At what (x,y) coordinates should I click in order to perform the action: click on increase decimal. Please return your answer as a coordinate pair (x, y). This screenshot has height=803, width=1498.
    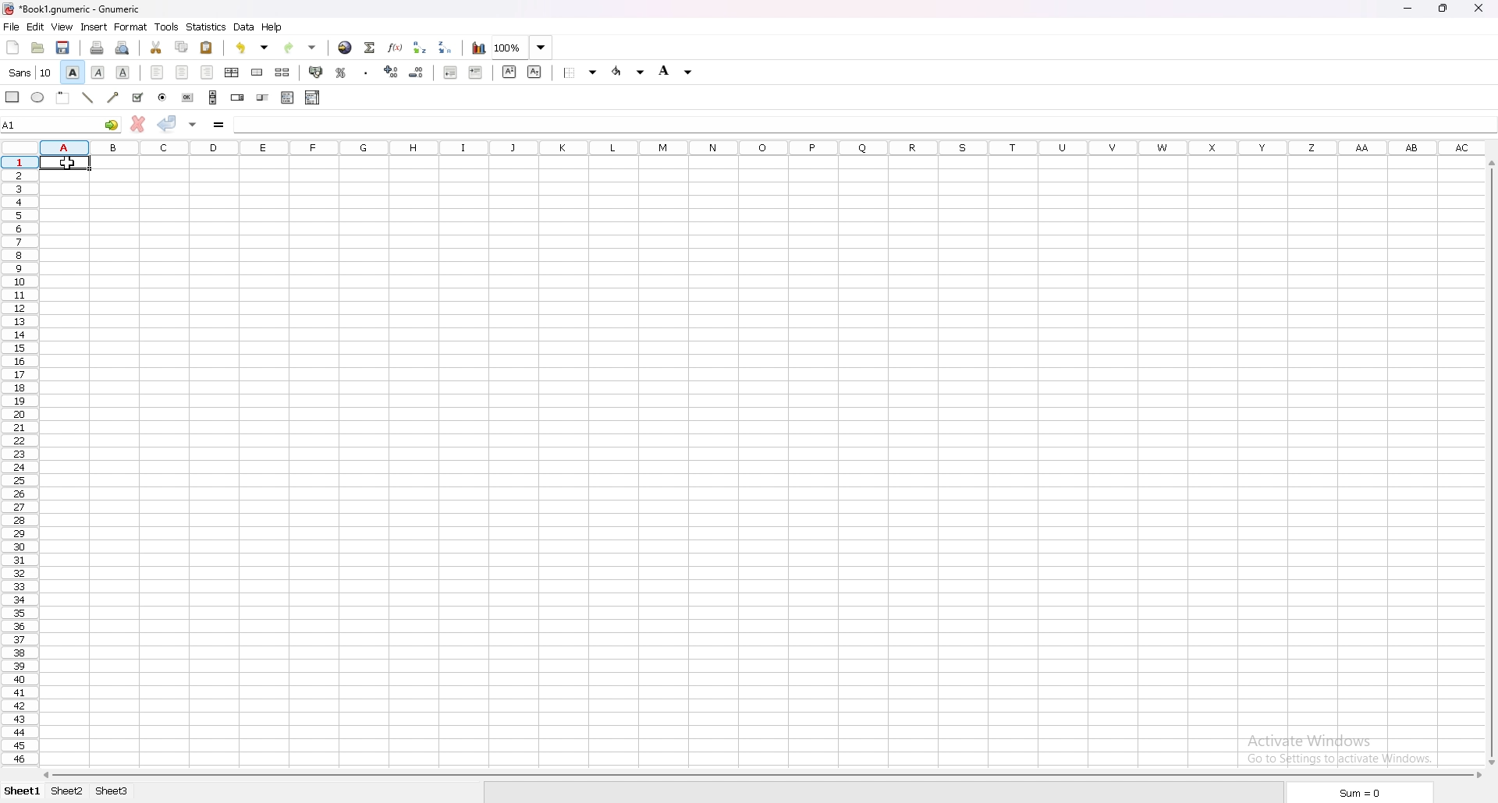
    Looking at the image, I should click on (390, 72).